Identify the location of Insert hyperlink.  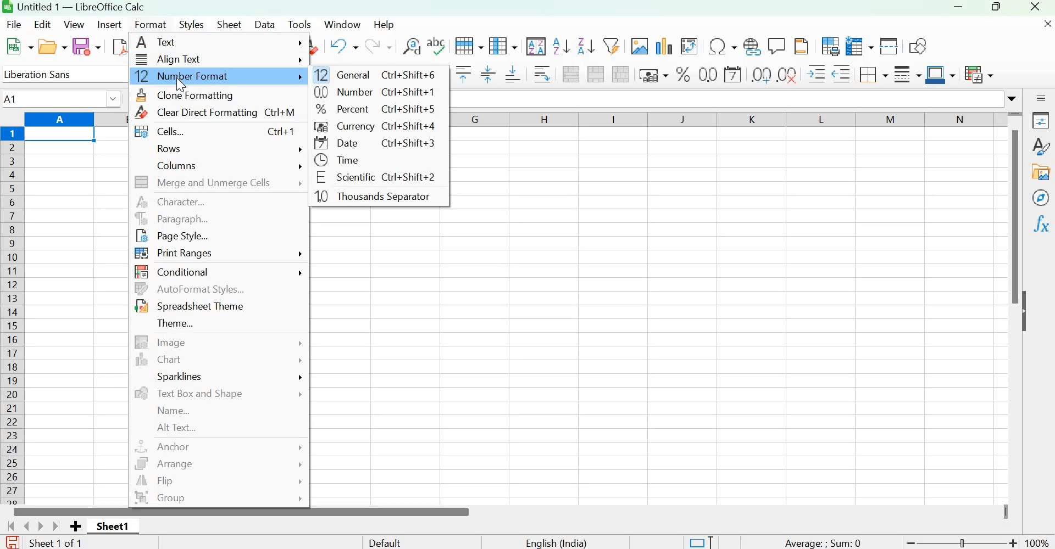
(752, 44).